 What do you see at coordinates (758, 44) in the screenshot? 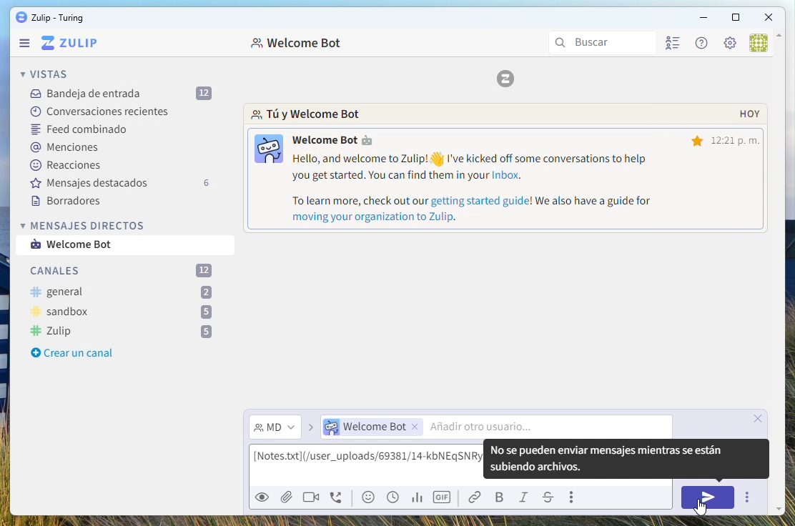
I see `User` at bounding box center [758, 44].